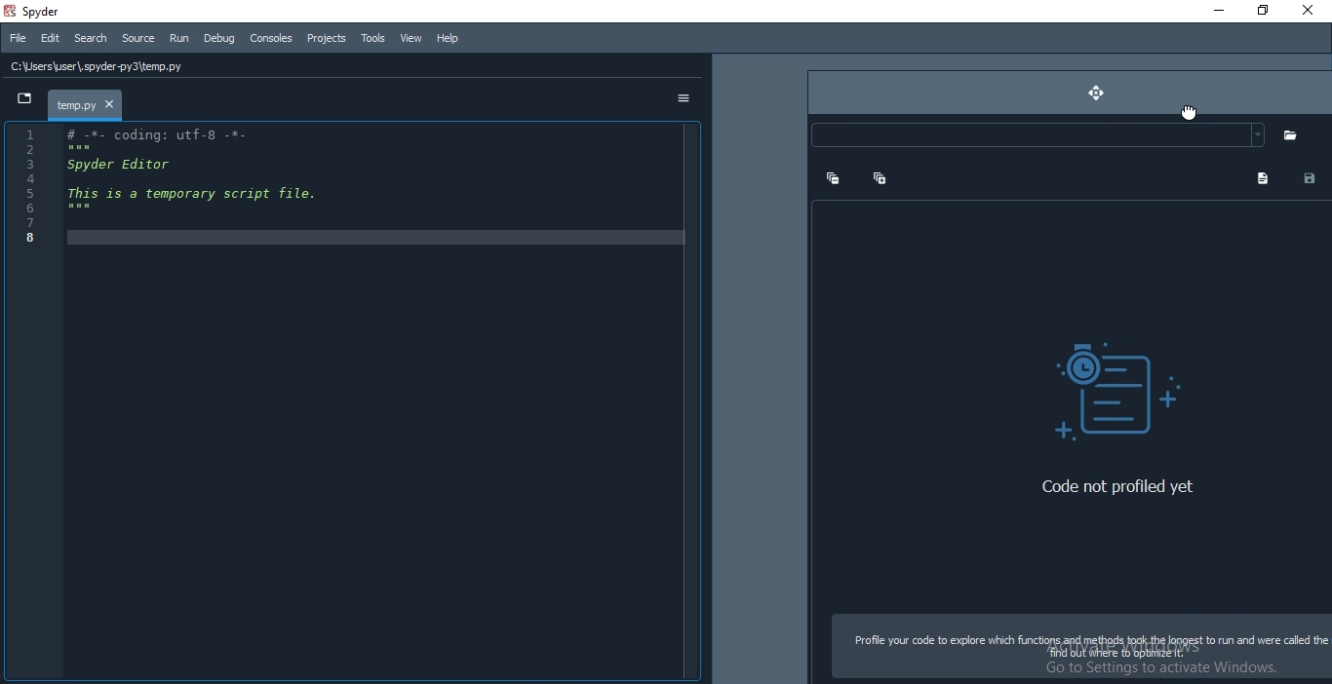 Image resolution: width=1332 pixels, height=684 pixels. What do you see at coordinates (138, 39) in the screenshot?
I see `Source` at bounding box center [138, 39].